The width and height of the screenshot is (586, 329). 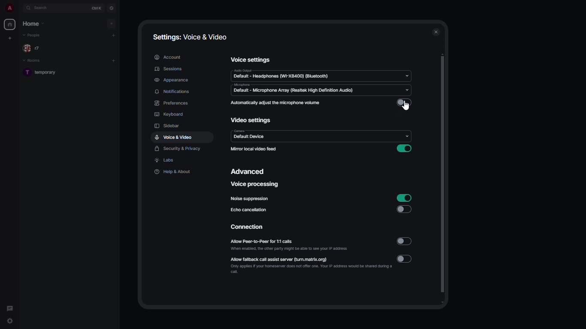 What do you see at coordinates (254, 150) in the screenshot?
I see `mirror local video feed` at bounding box center [254, 150].